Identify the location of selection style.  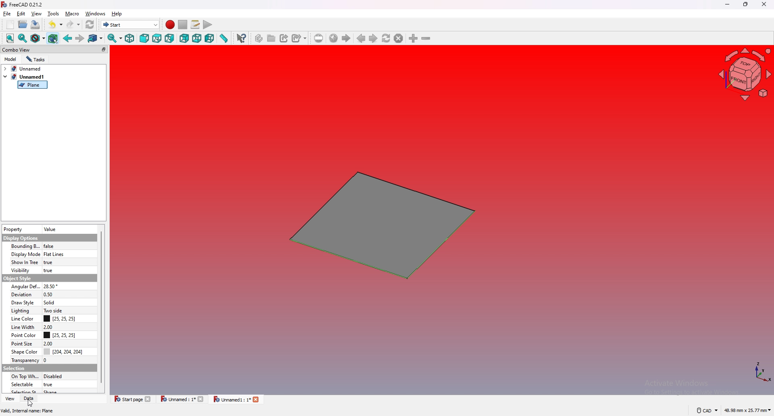
(24, 391).